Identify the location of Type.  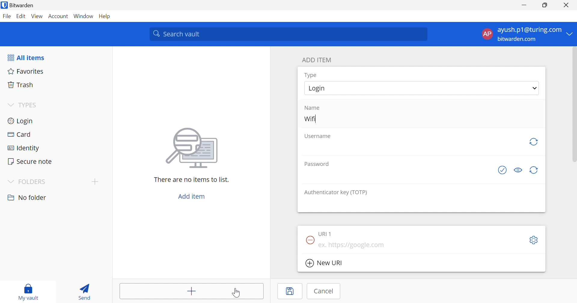
(311, 75).